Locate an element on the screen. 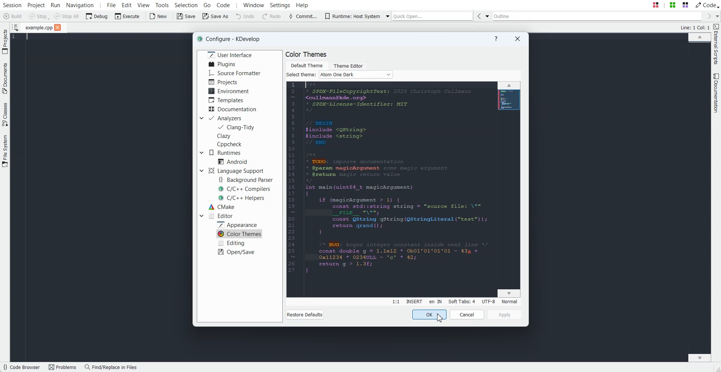 This screenshot has width=721, height=372. Save As is located at coordinates (215, 17).